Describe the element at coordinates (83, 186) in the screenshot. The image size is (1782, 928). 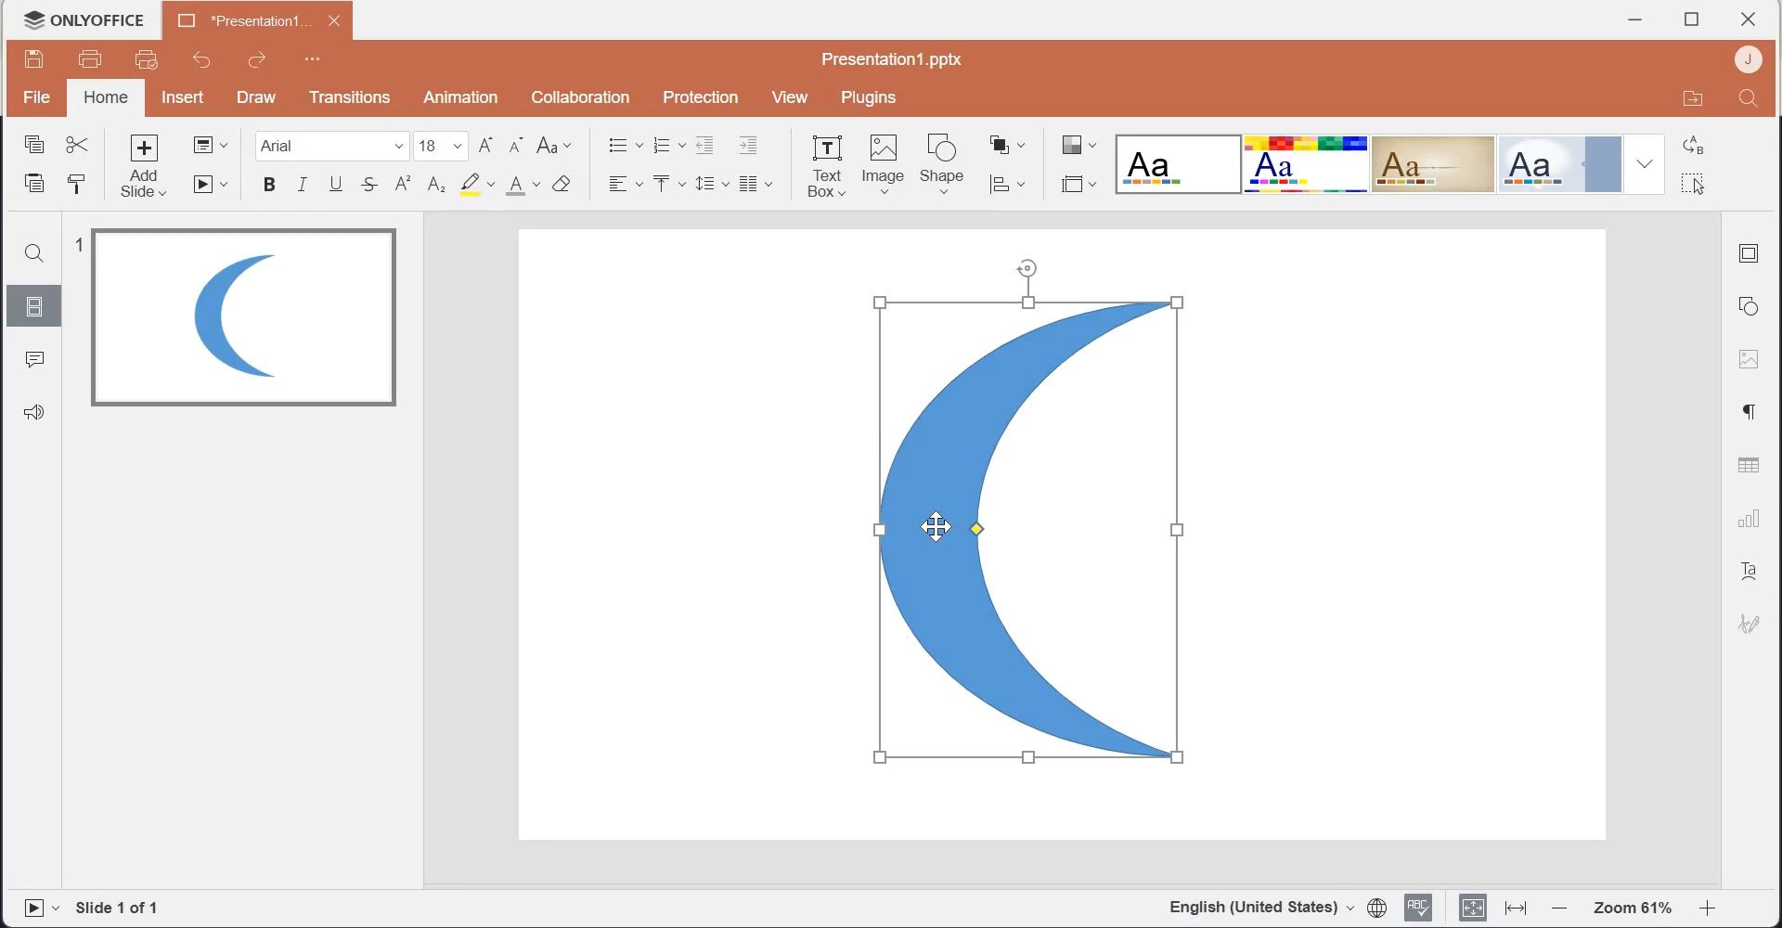
I see `Copy style` at that location.